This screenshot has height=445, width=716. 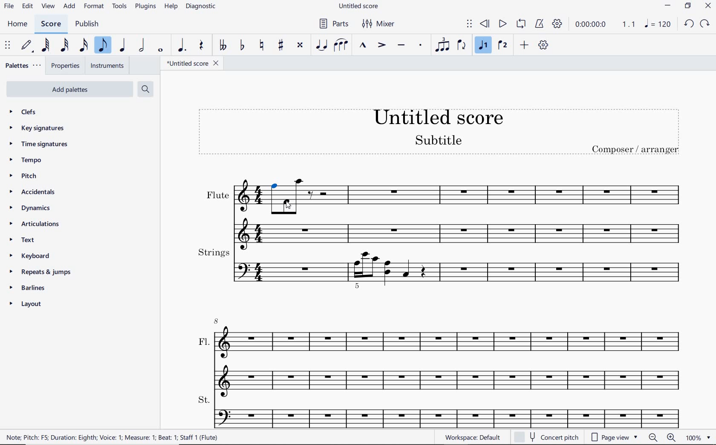 What do you see at coordinates (421, 46) in the screenshot?
I see `STACCATO` at bounding box center [421, 46].